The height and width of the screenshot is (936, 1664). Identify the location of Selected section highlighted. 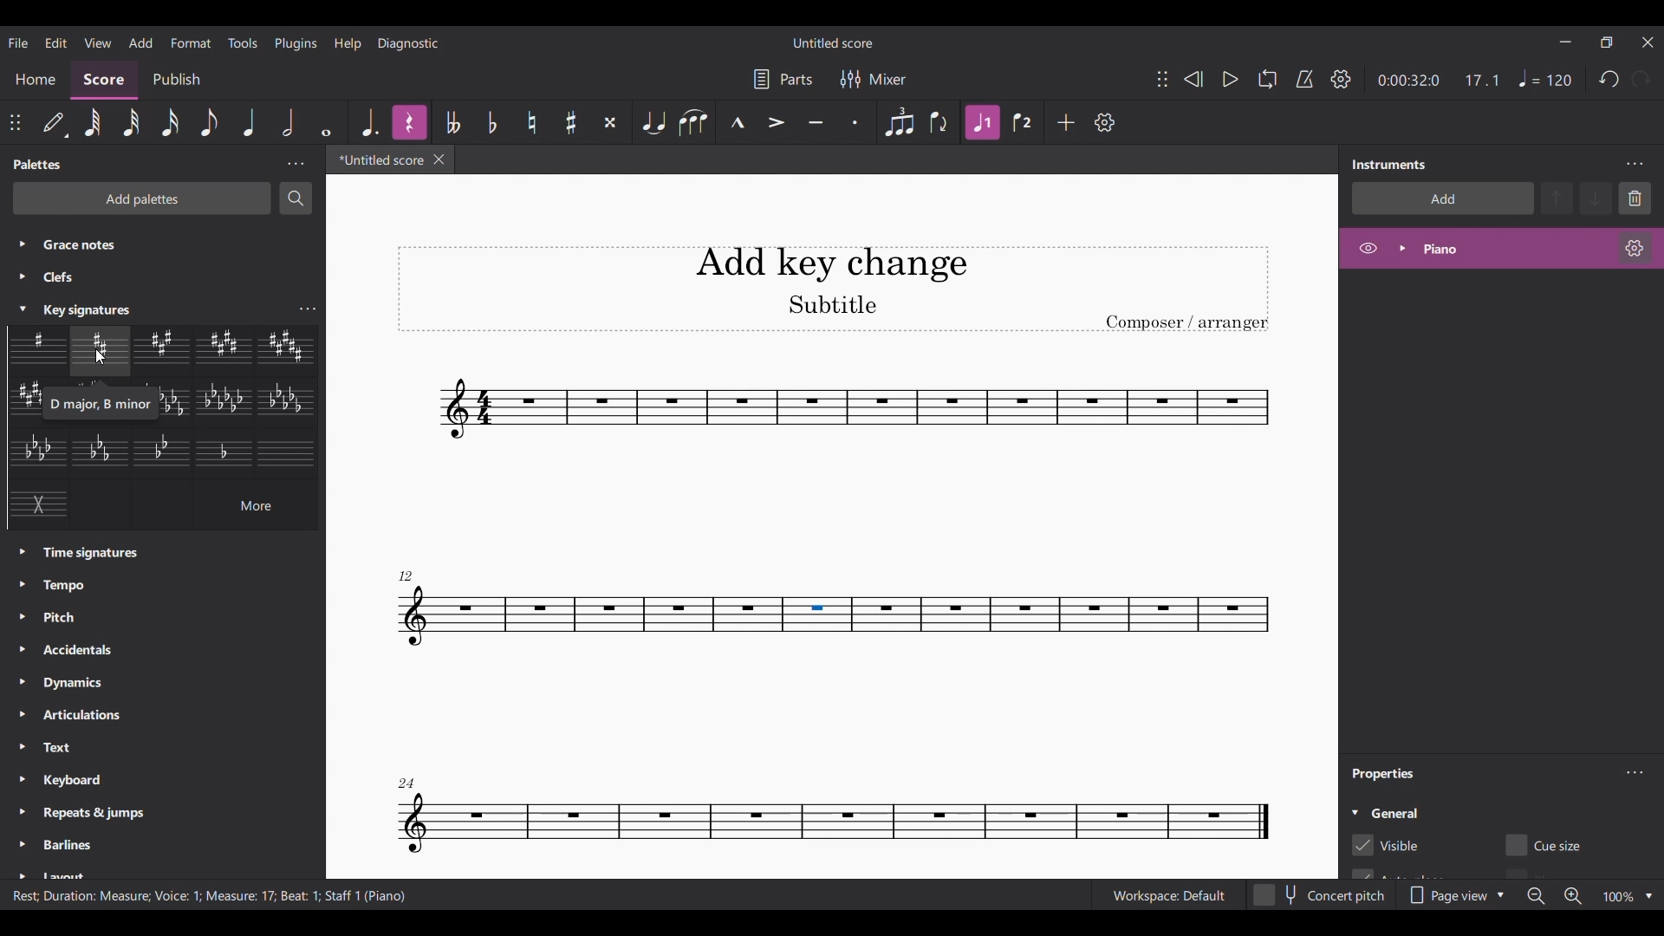
(817, 614).